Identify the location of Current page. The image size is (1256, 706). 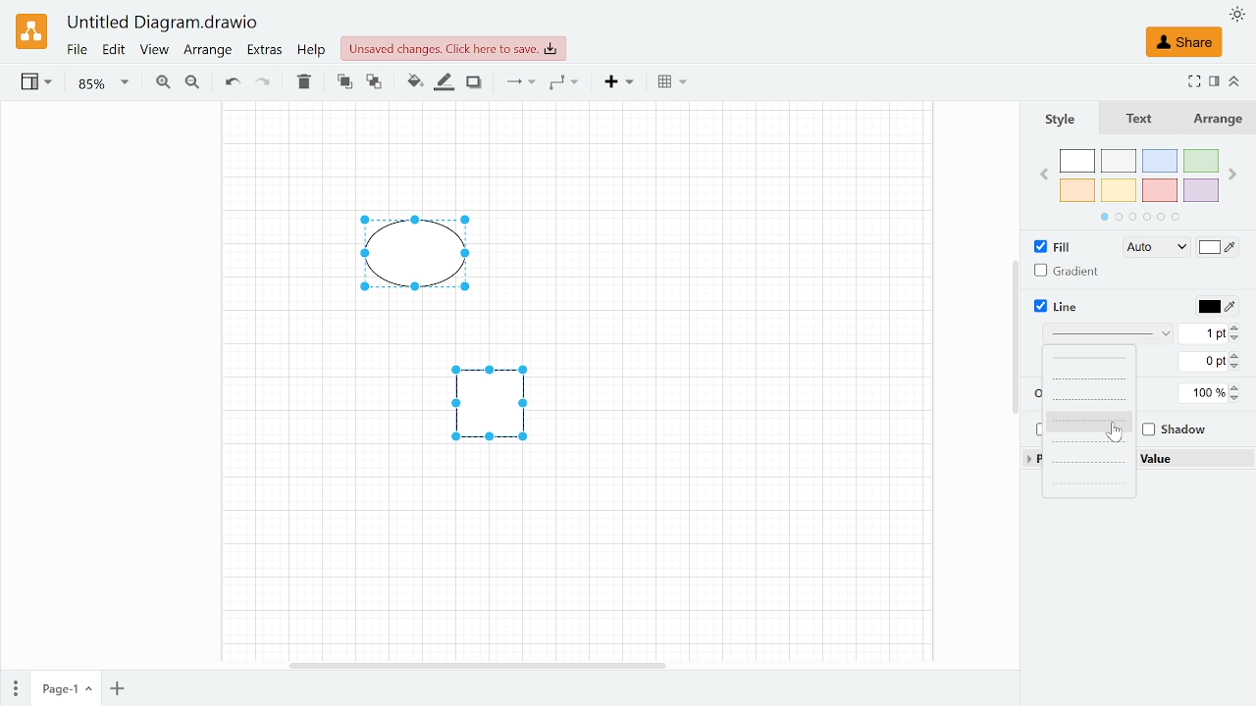
(65, 689).